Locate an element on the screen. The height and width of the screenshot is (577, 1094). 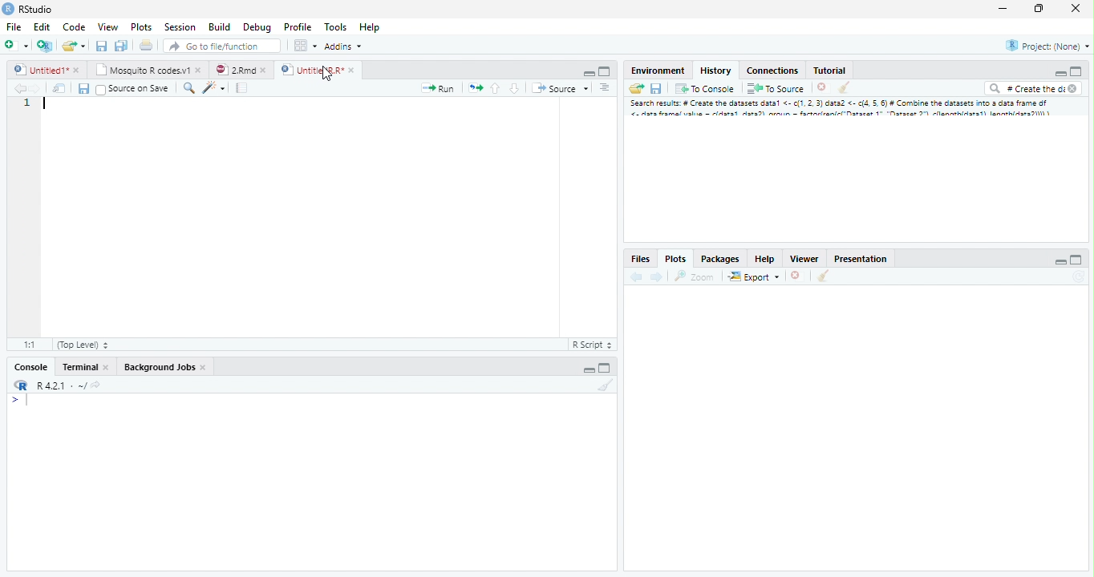
Create a new file is located at coordinates (75, 46).